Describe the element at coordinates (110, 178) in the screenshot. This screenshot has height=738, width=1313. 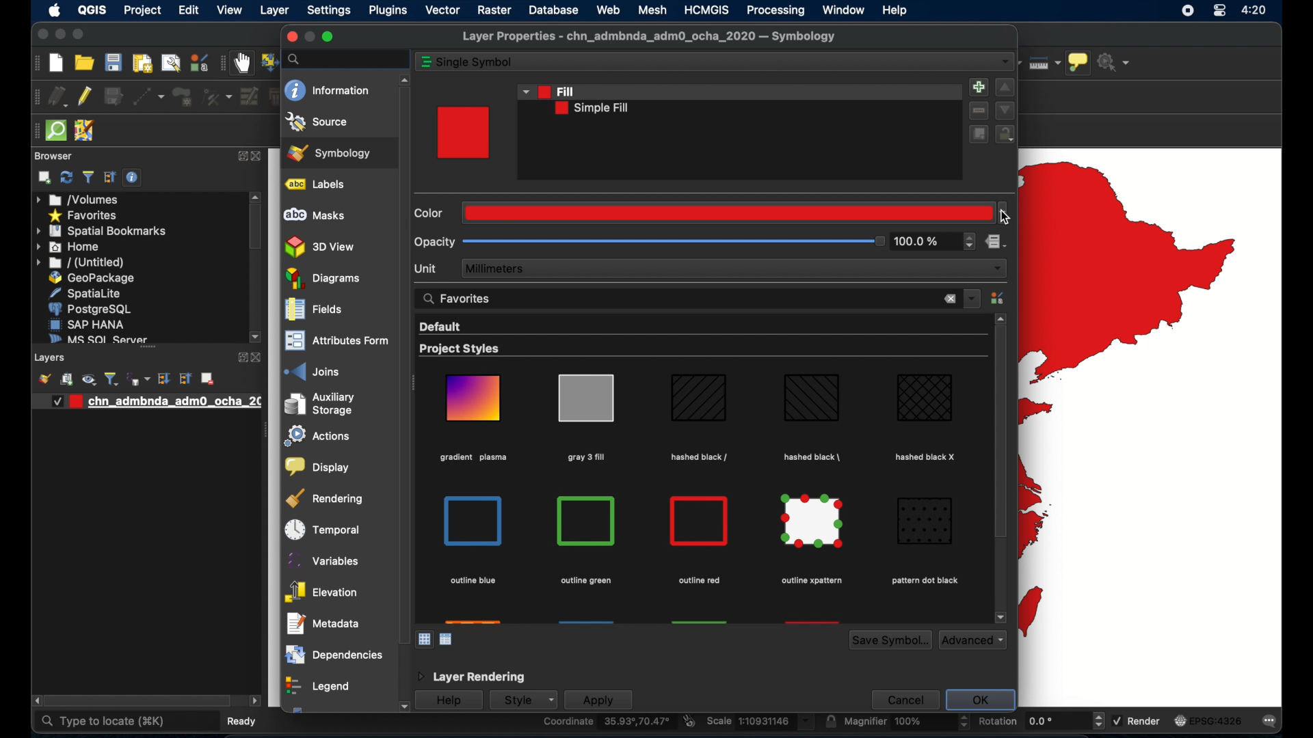
I see `collapse all` at that location.